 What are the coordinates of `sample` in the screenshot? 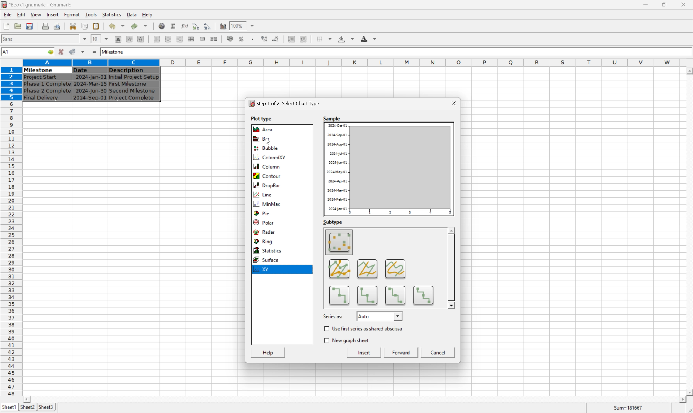 It's located at (332, 118).